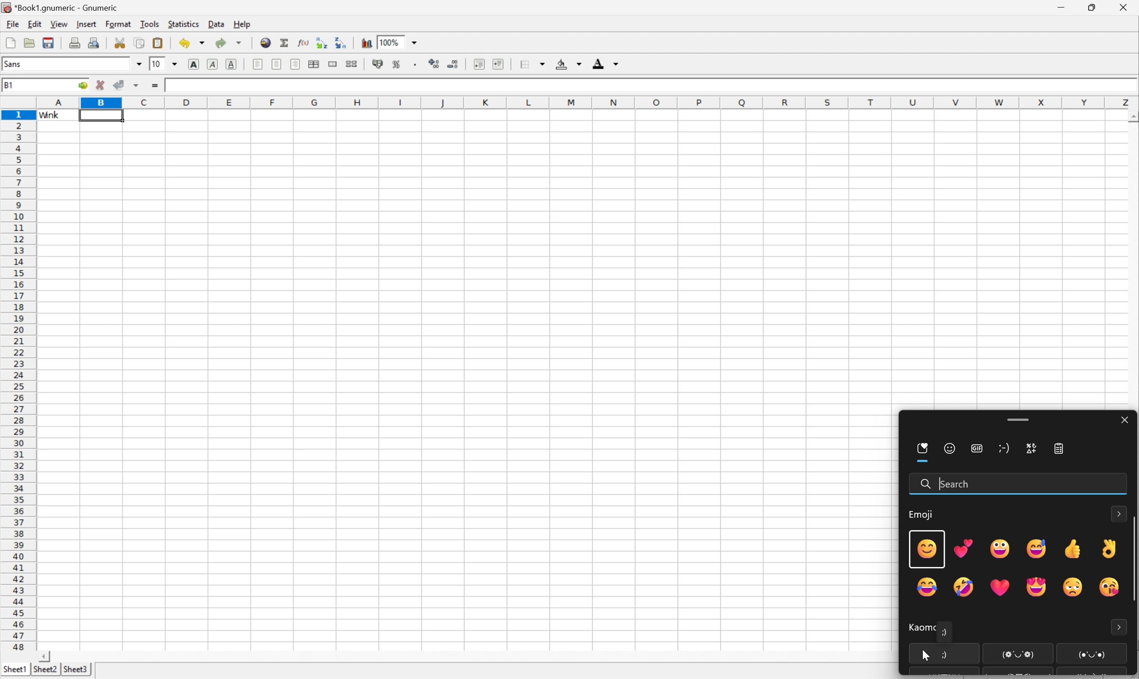  I want to click on wink, so click(49, 116).